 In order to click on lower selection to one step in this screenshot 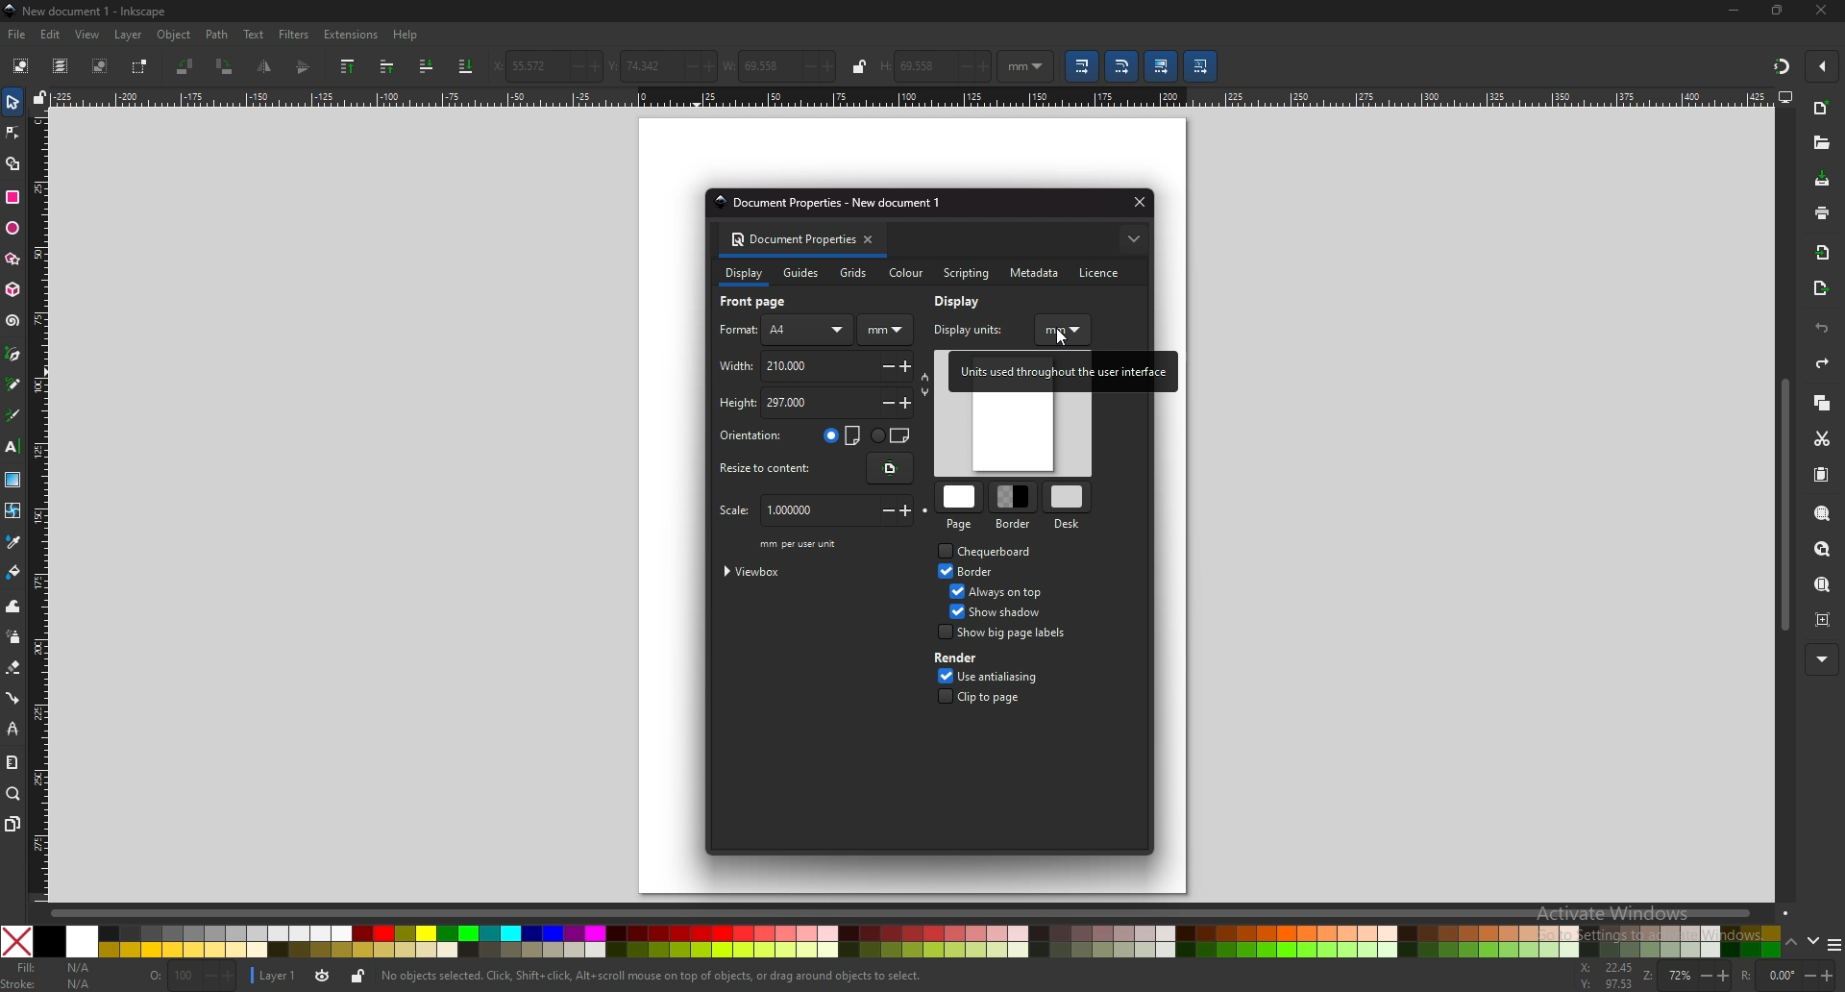, I will do `click(427, 66)`.